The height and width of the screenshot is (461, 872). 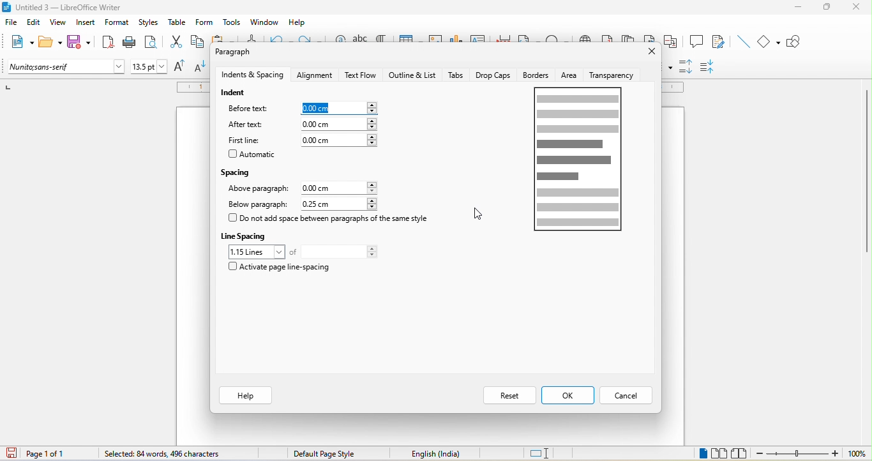 What do you see at coordinates (798, 42) in the screenshot?
I see `show draw function` at bounding box center [798, 42].